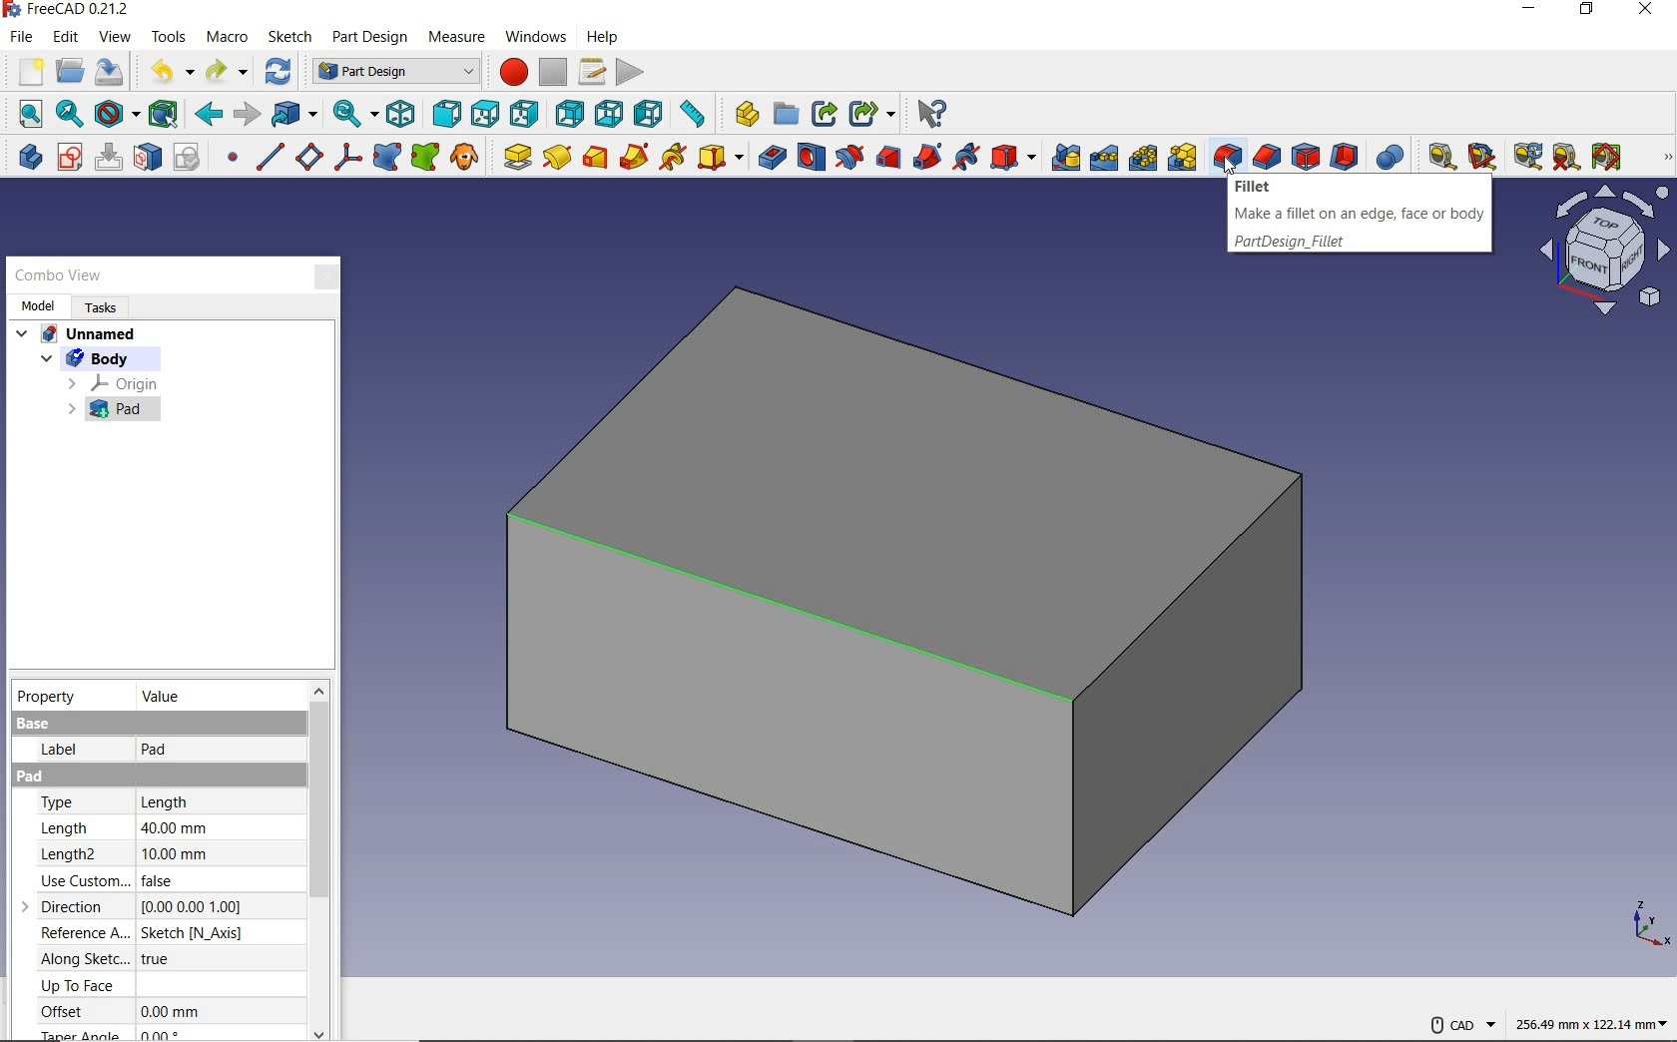 The image size is (1677, 1042). Describe the element at coordinates (147, 158) in the screenshot. I see `map sketch to face` at that location.